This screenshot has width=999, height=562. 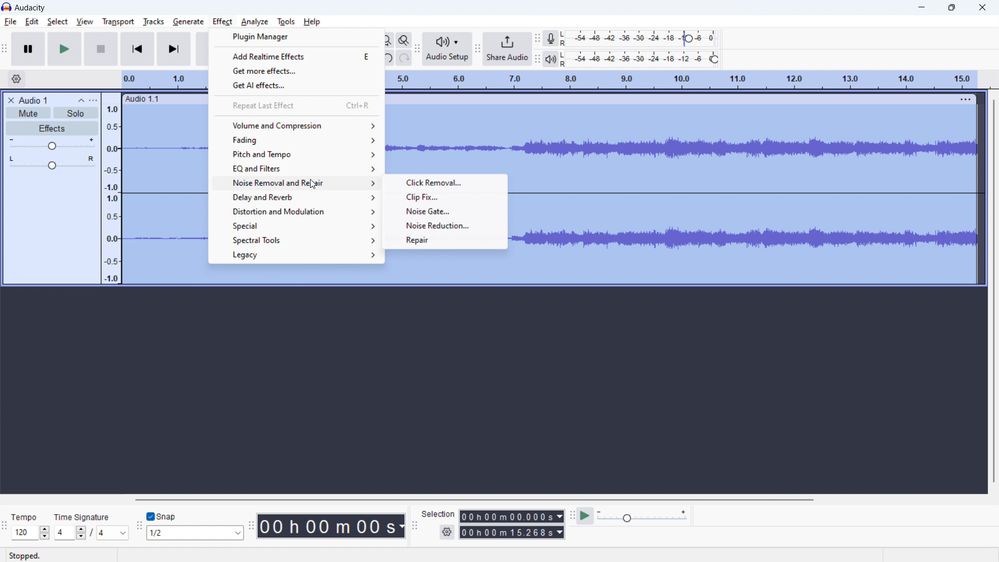 What do you see at coordinates (53, 162) in the screenshot?
I see `pan: center` at bounding box center [53, 162].